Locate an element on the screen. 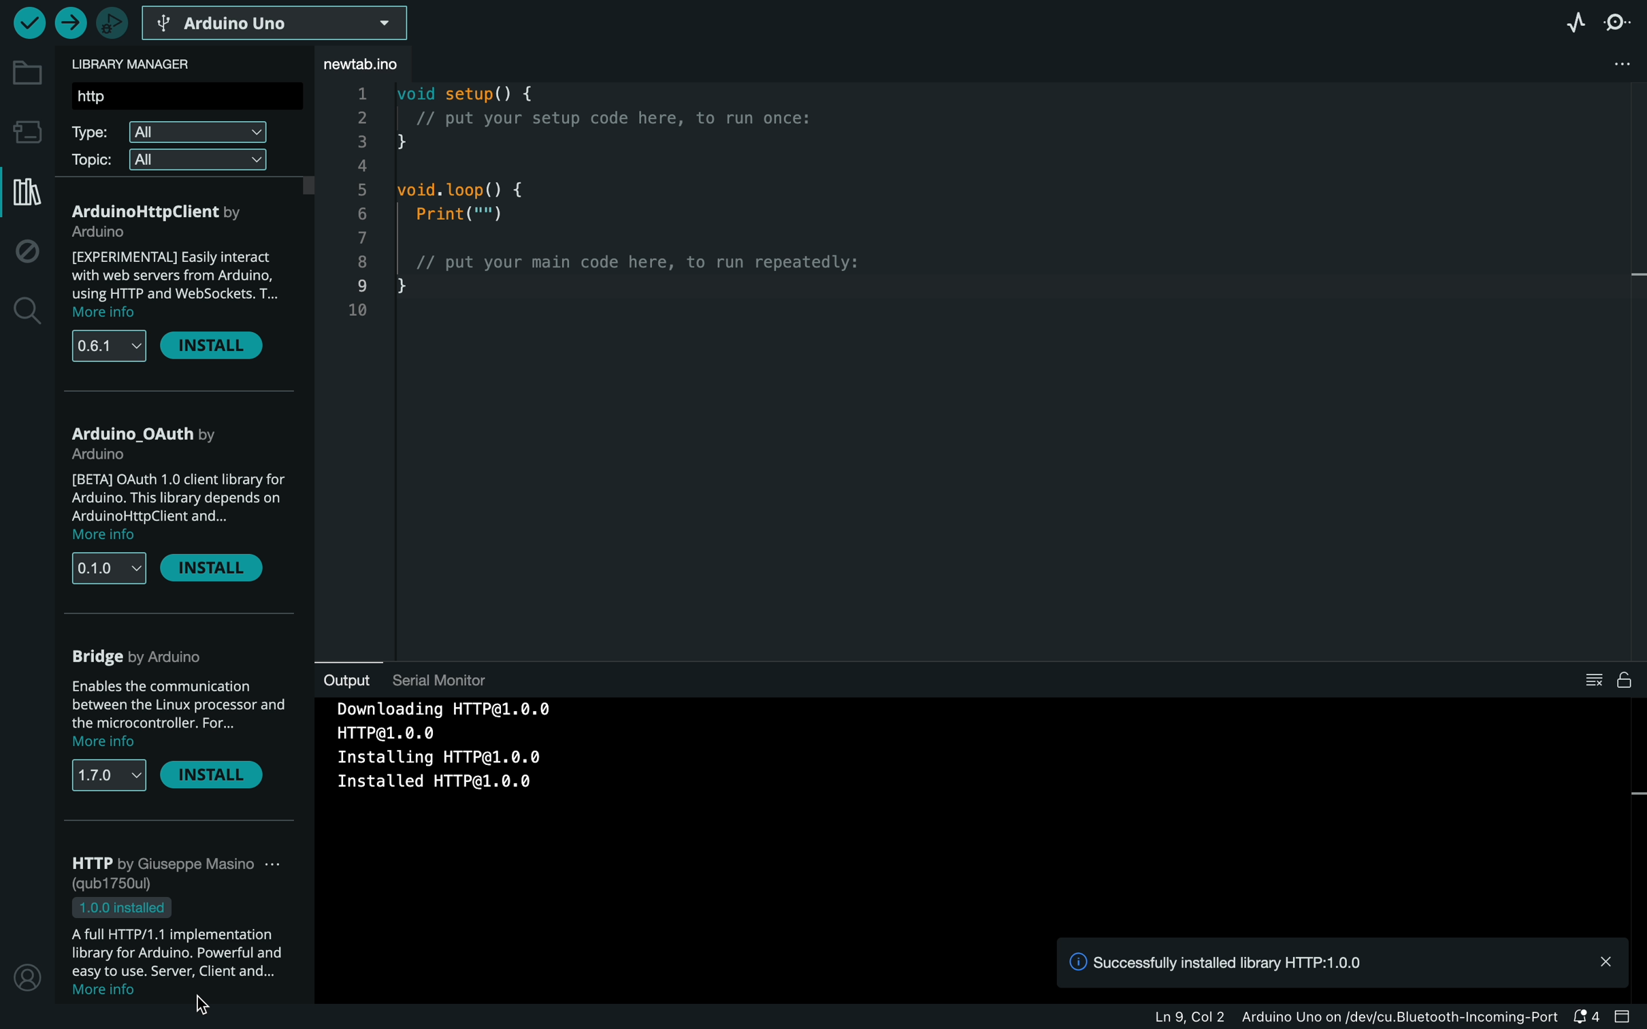 Image resolution: width=1647 pixels, height=1029 pixels. alpc opta is located at coordinates (160, 211).